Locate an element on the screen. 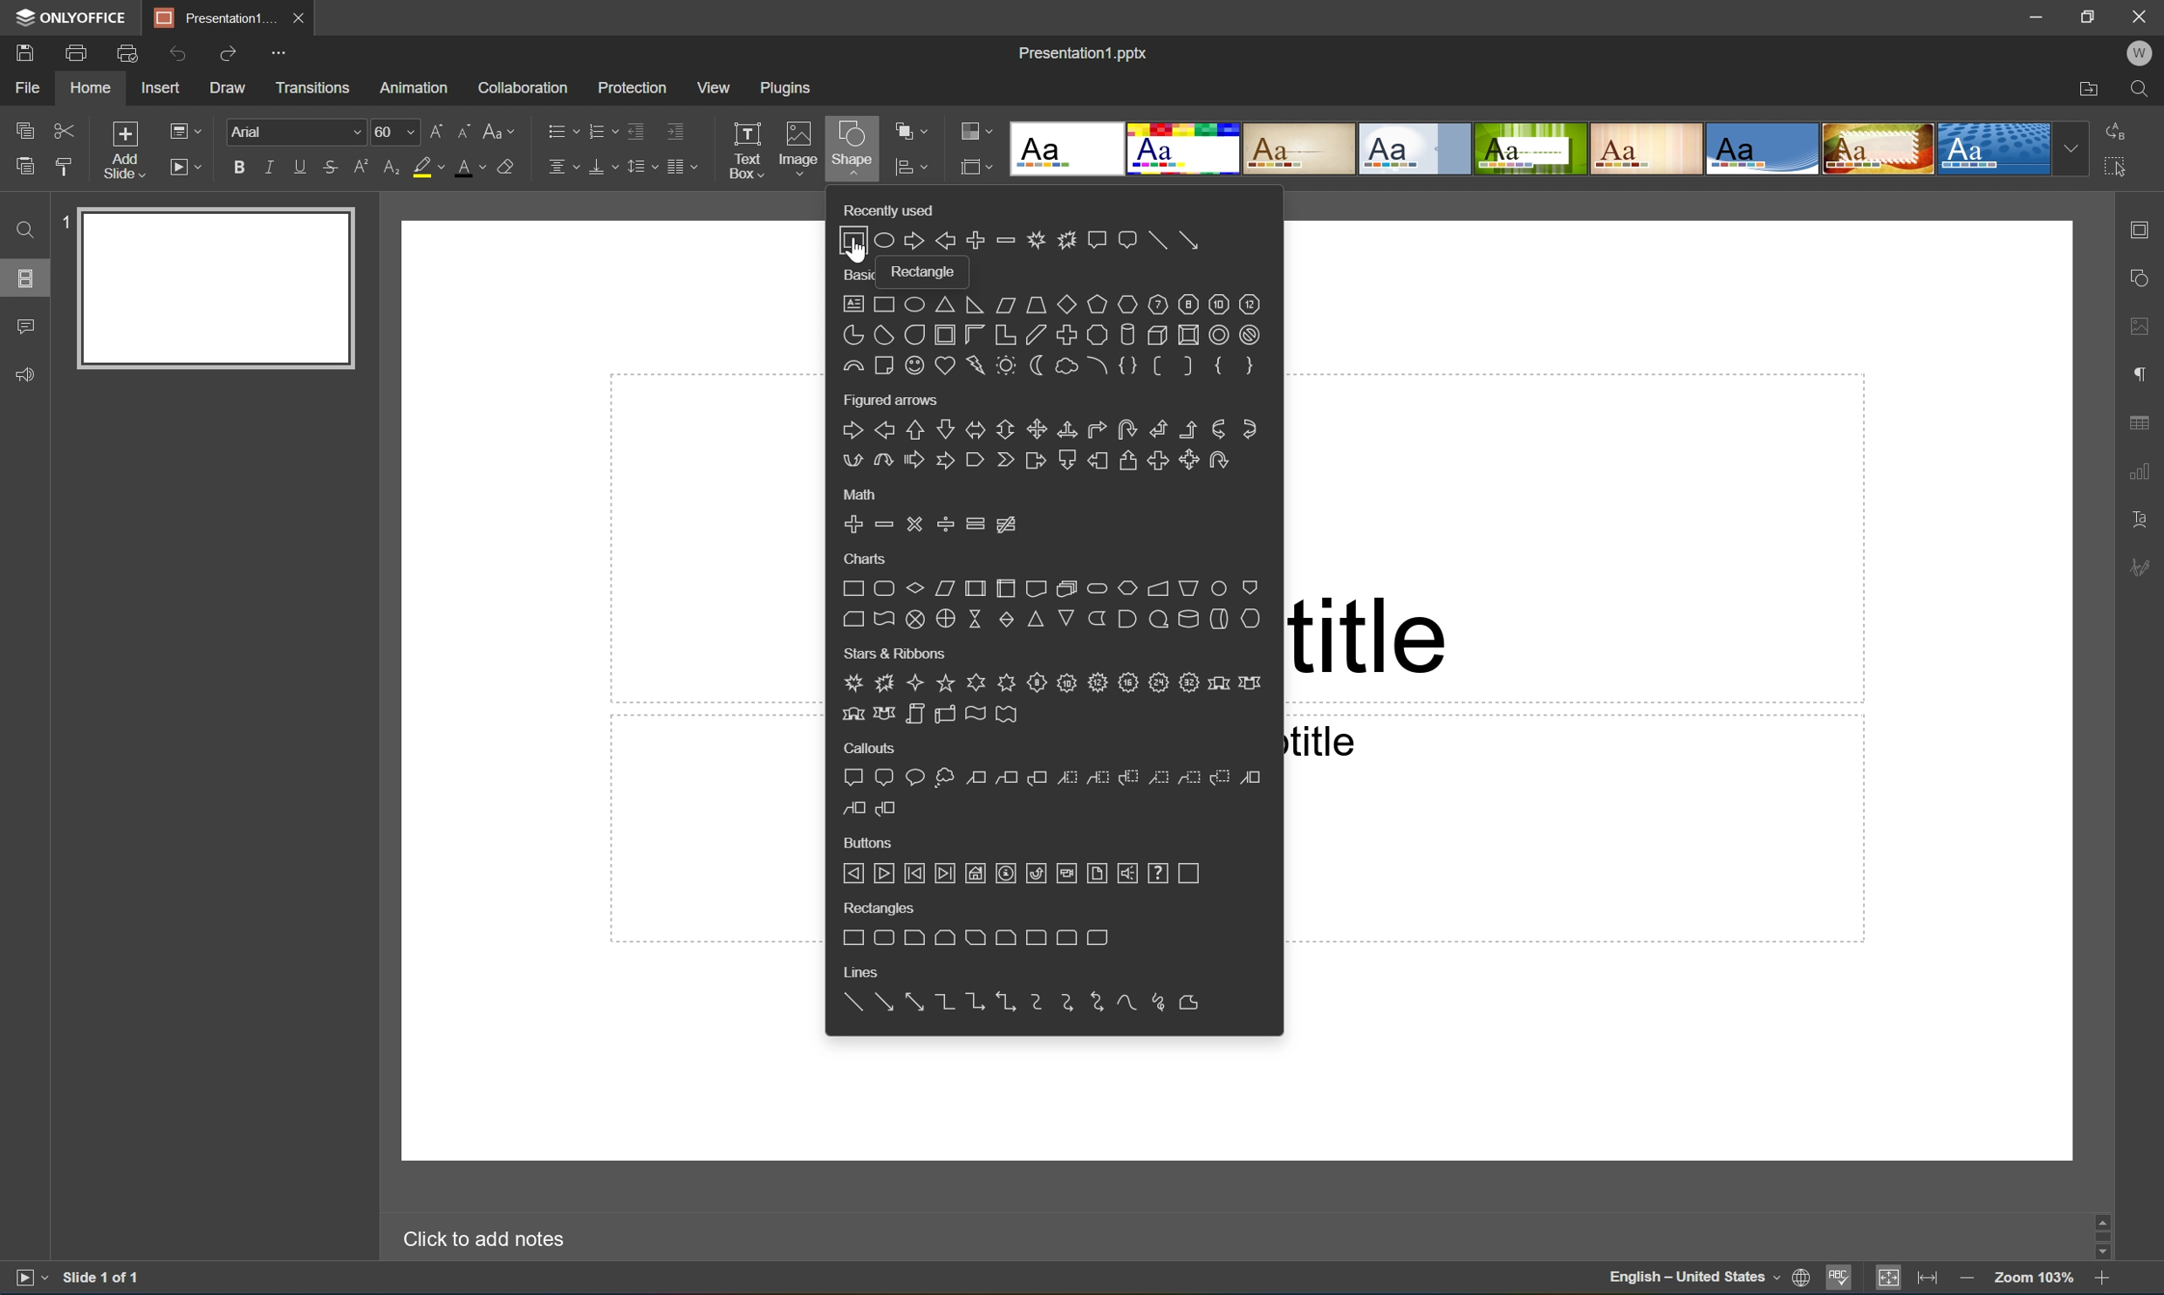  Find is located at coordinates (22, 230).